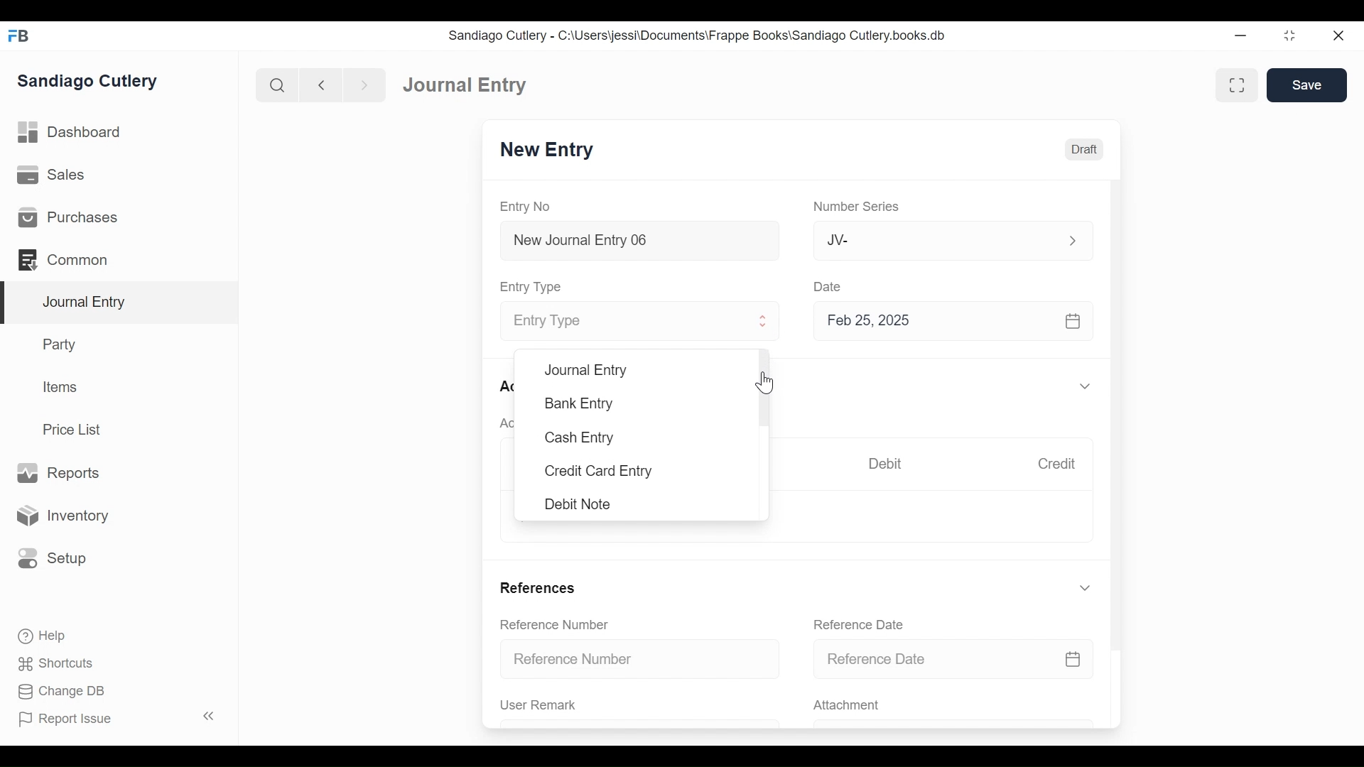 The height and width of the screenshot is (767, 1364). Describe the element at coordinates (1056, 464) in the screenshot. I see `Credit` at that location.